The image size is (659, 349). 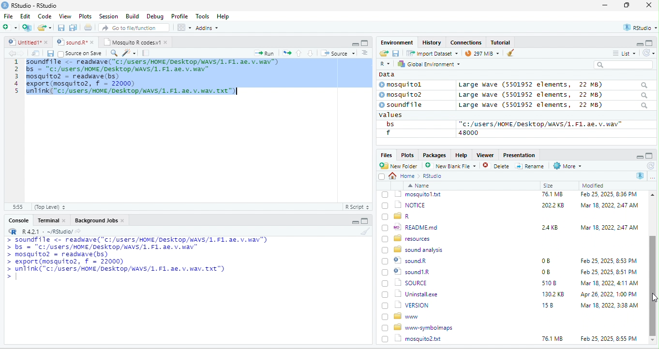 What do you see at coordinates (542, 206) in the screenshot?
I see `0B` at bounding box center [542, 206].